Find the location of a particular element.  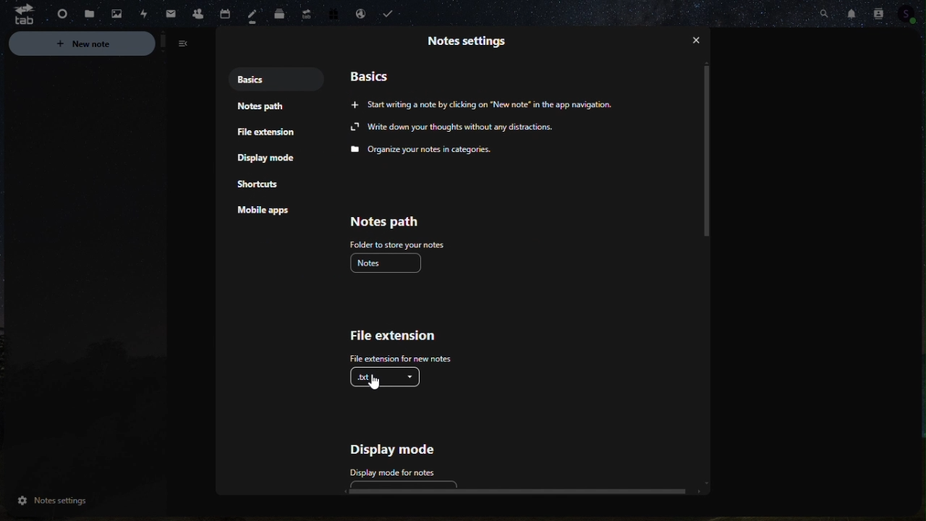

folder to store your notes is located at coordinates (397, 245).